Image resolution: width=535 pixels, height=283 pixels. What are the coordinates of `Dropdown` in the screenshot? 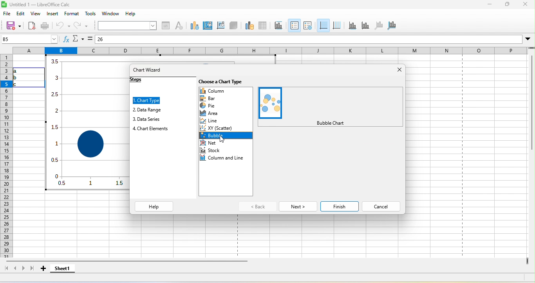 It's located at (528, 39).